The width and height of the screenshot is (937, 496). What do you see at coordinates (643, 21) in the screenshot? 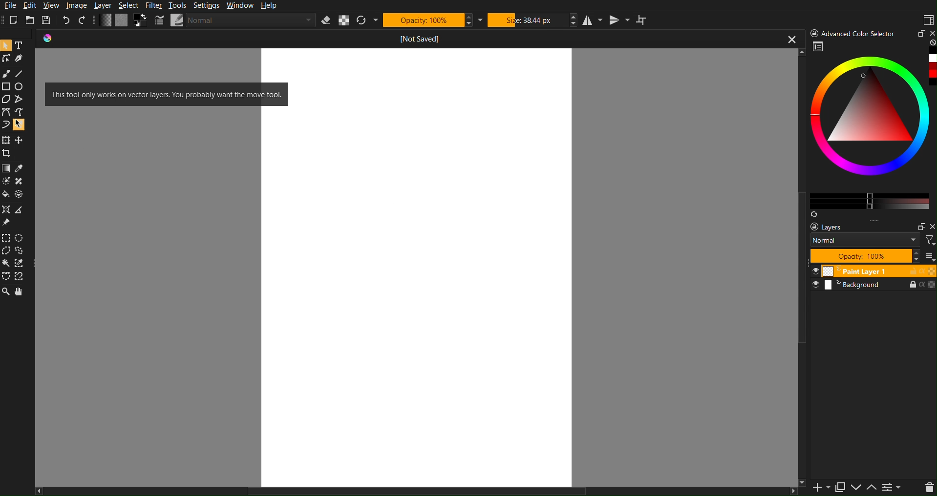
I see `Wrap Around Mode` at bounding box center [643, 21].